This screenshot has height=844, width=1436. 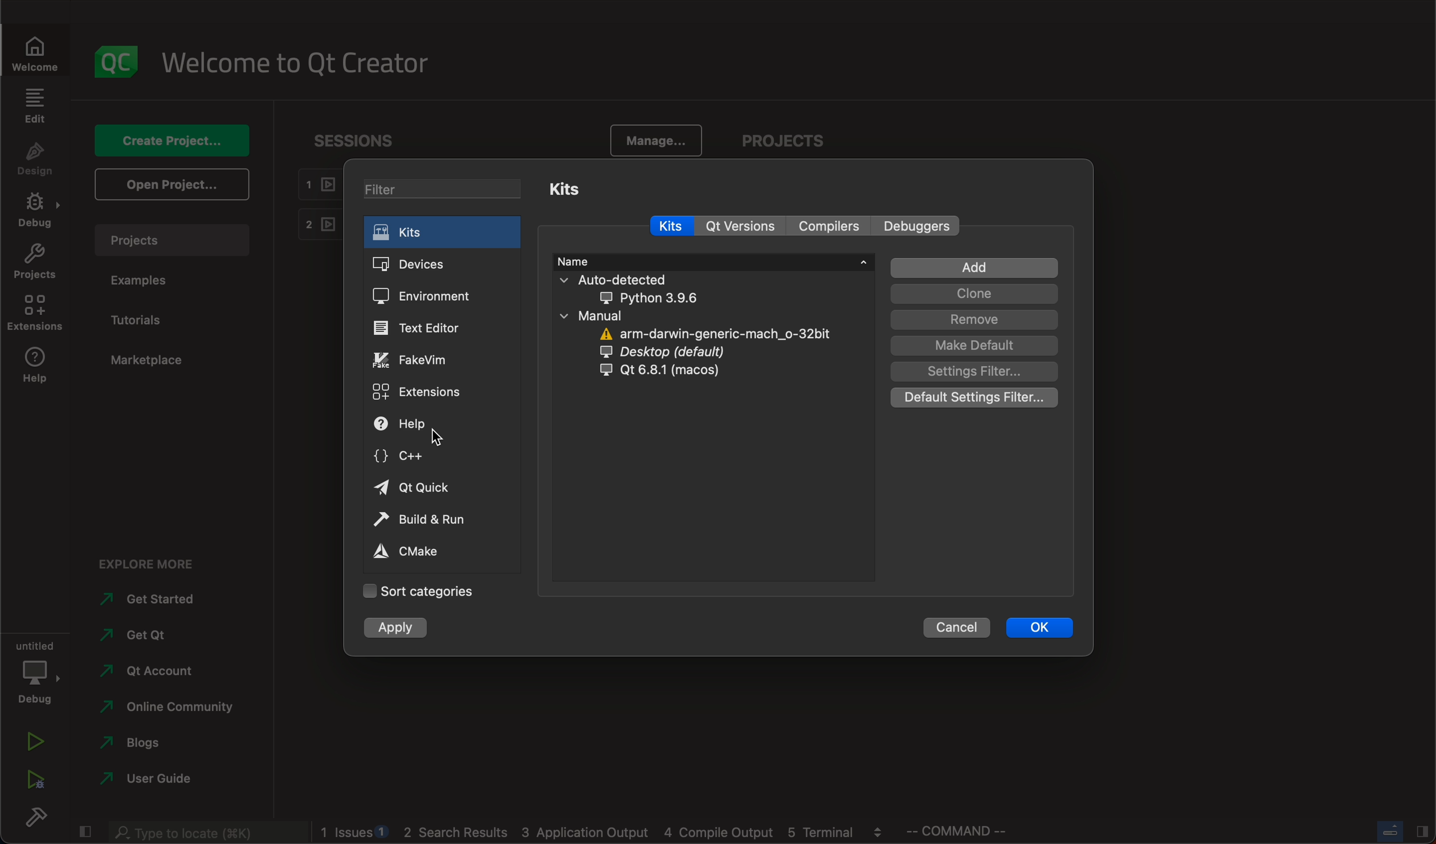 I want to click on community, so click(x=167, y=710).